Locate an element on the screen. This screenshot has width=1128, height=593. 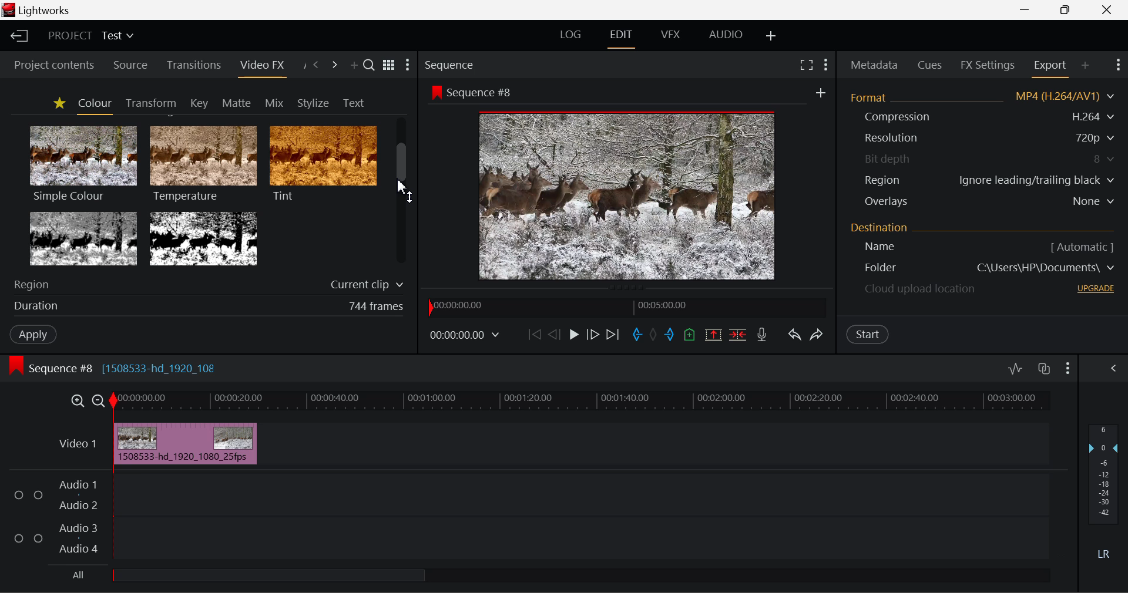
duration is located at coordinates (33, 306).